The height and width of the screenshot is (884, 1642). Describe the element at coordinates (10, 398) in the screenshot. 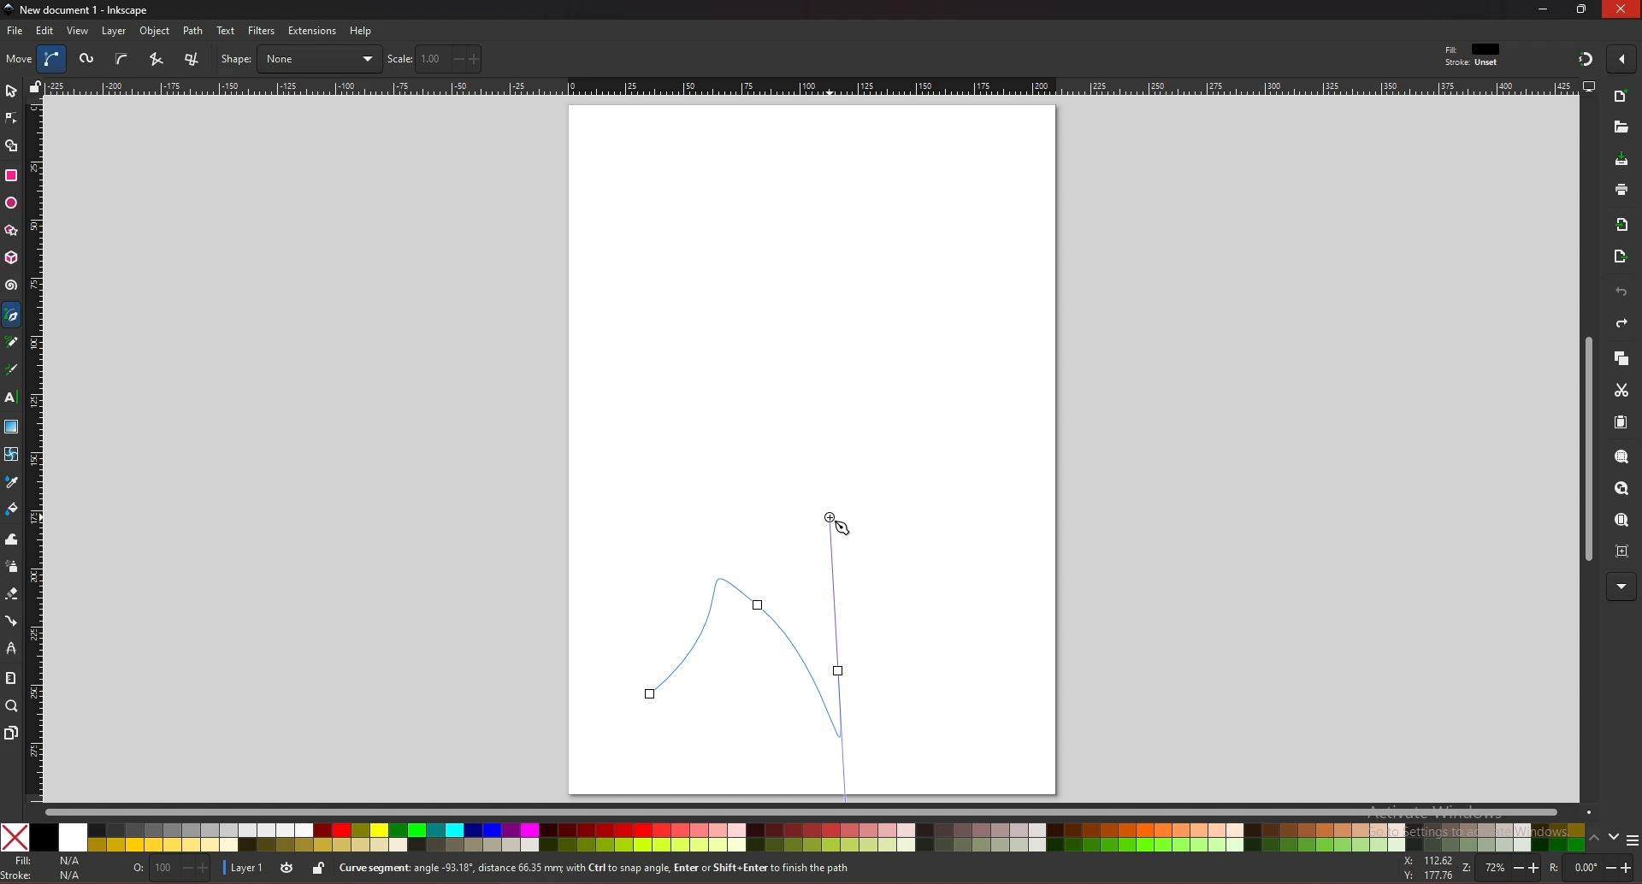

I see `text` at that location.